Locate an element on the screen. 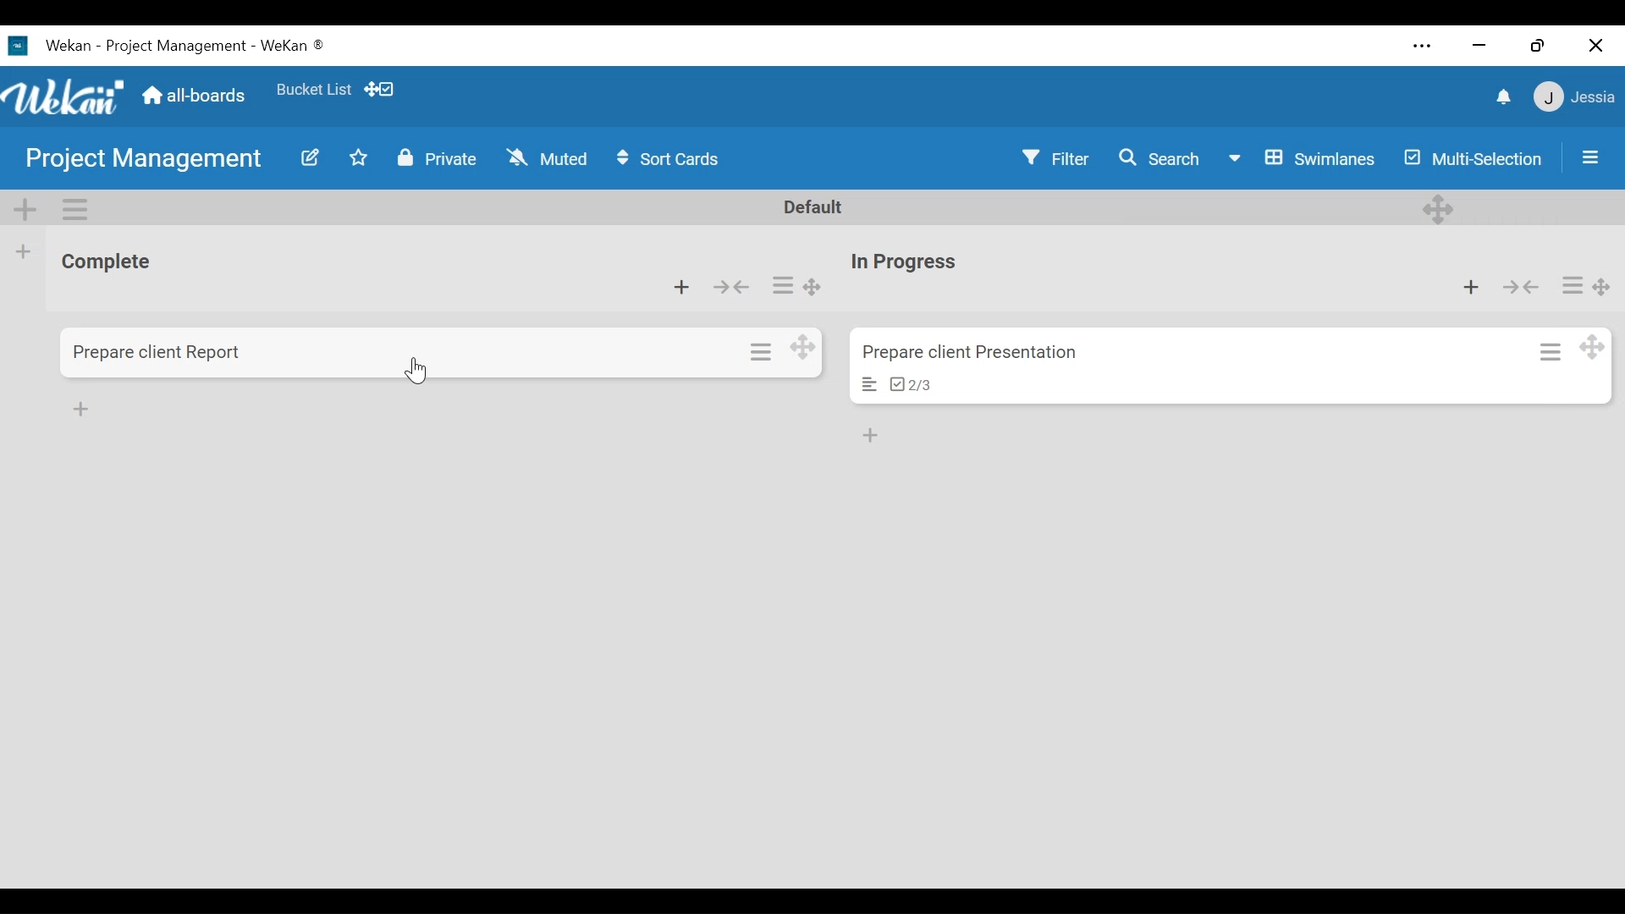 Image resolution: width=1625 pixels, height=914 pixels. Toggle favorites is located at coordinates (360, 158).